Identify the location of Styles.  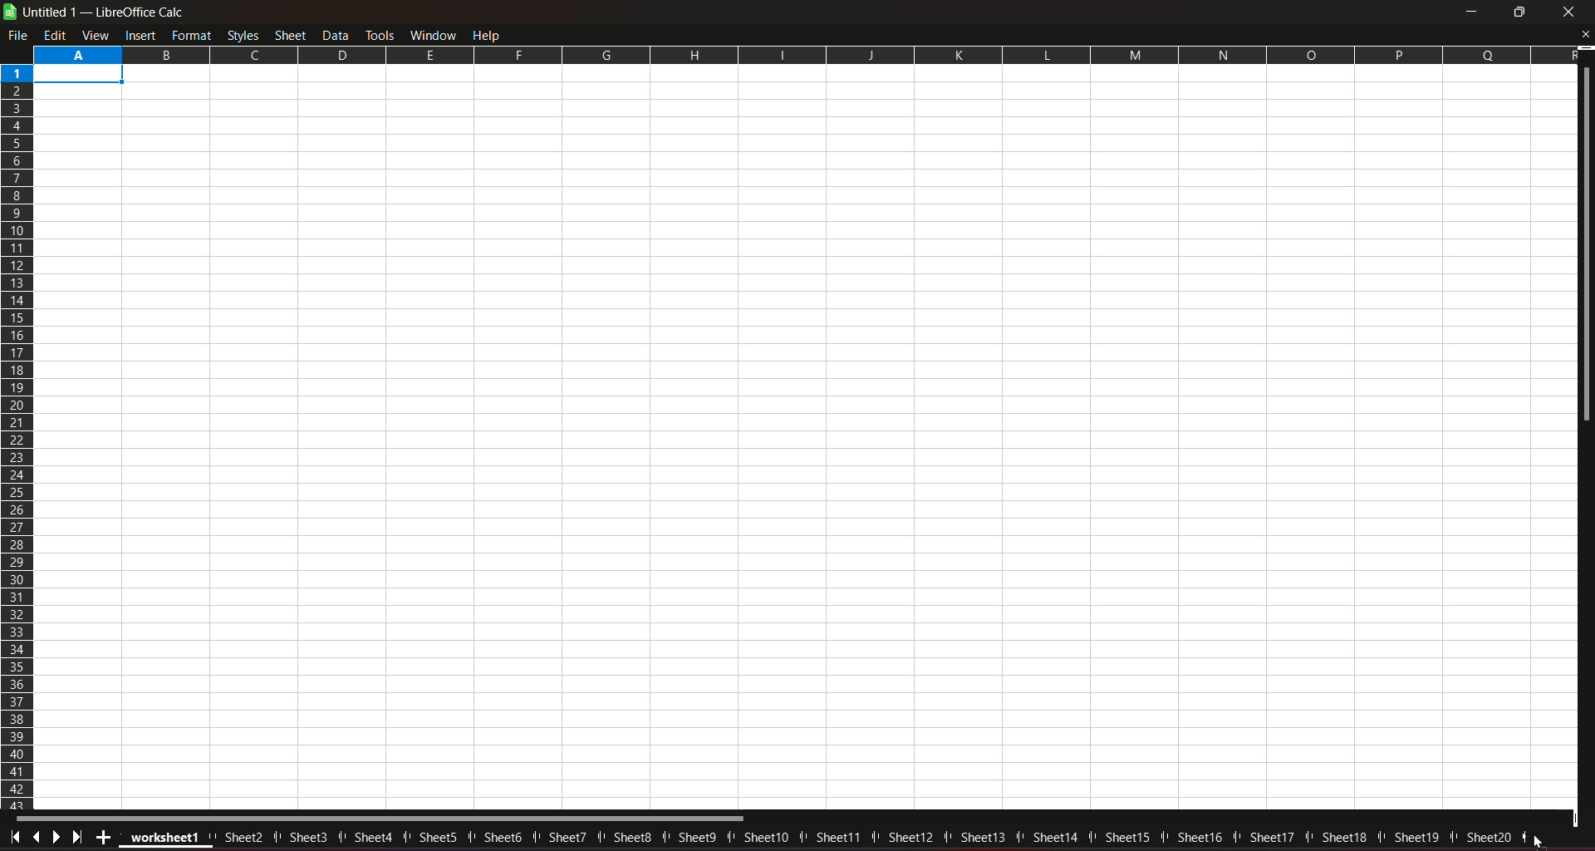
(243, 35).